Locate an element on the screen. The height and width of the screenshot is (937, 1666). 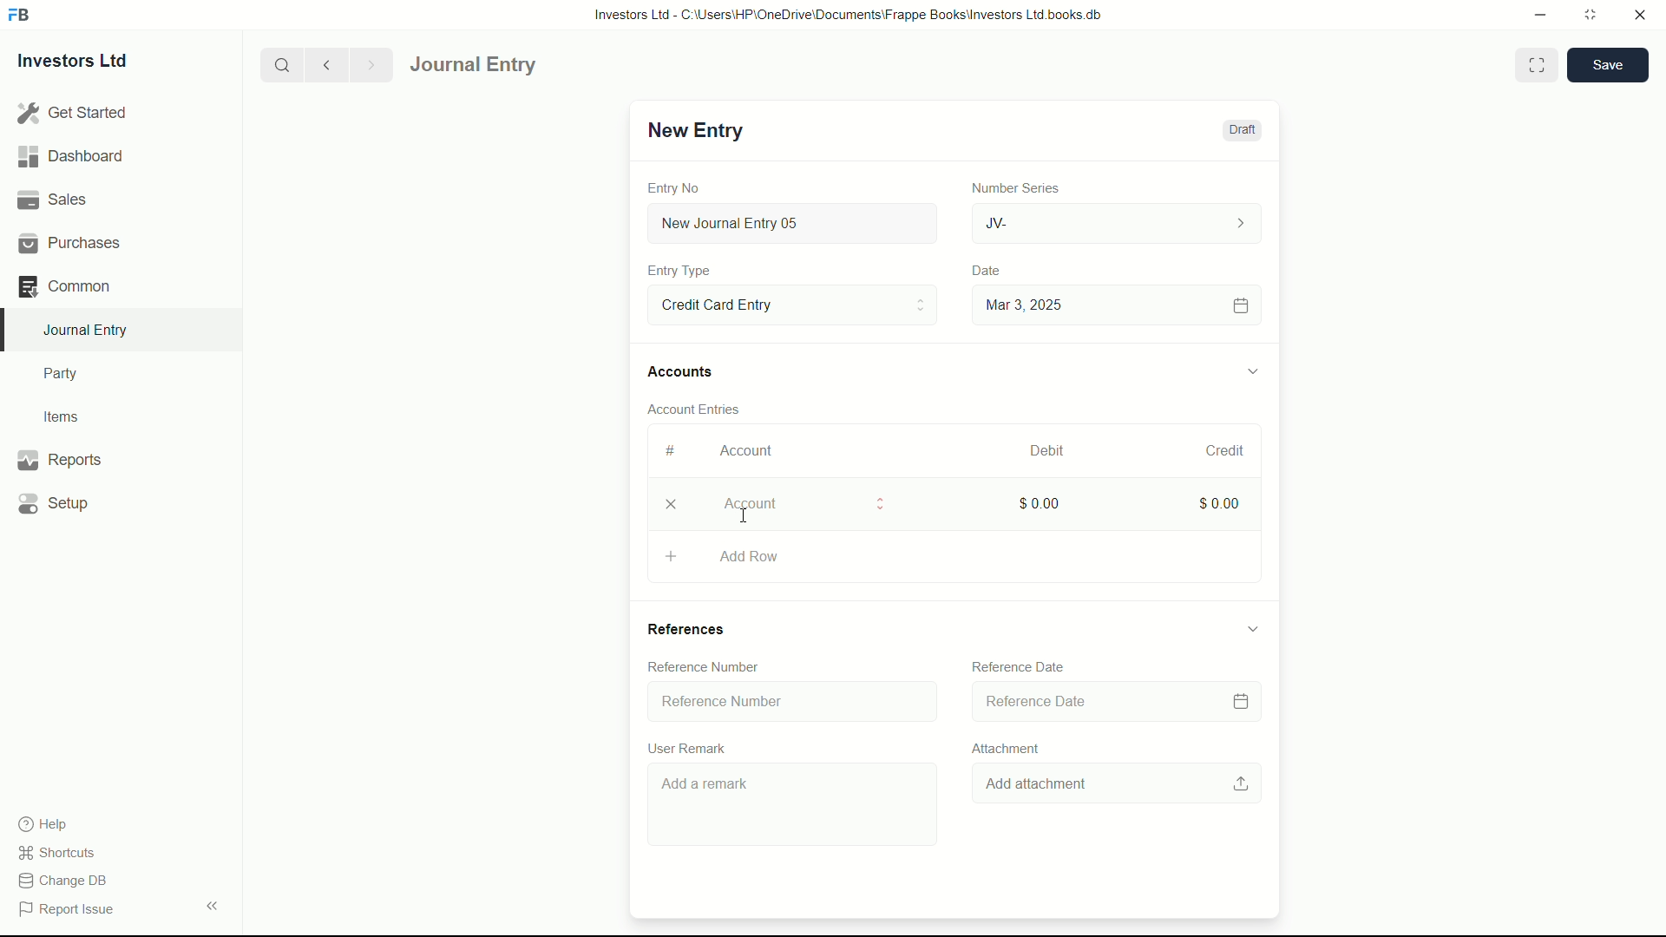
Aad Row is located at coordinates (953, 559).